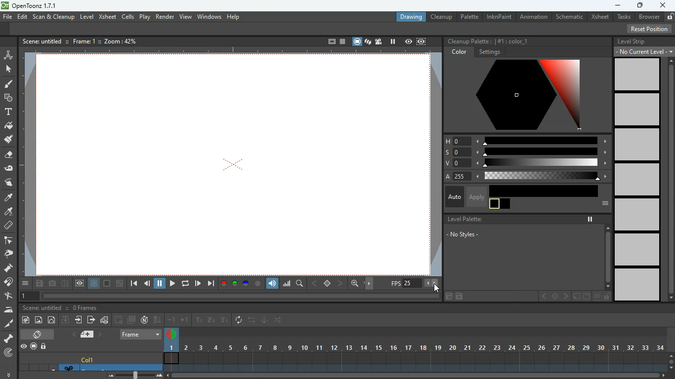  I want to click on s, so click(526, 152).